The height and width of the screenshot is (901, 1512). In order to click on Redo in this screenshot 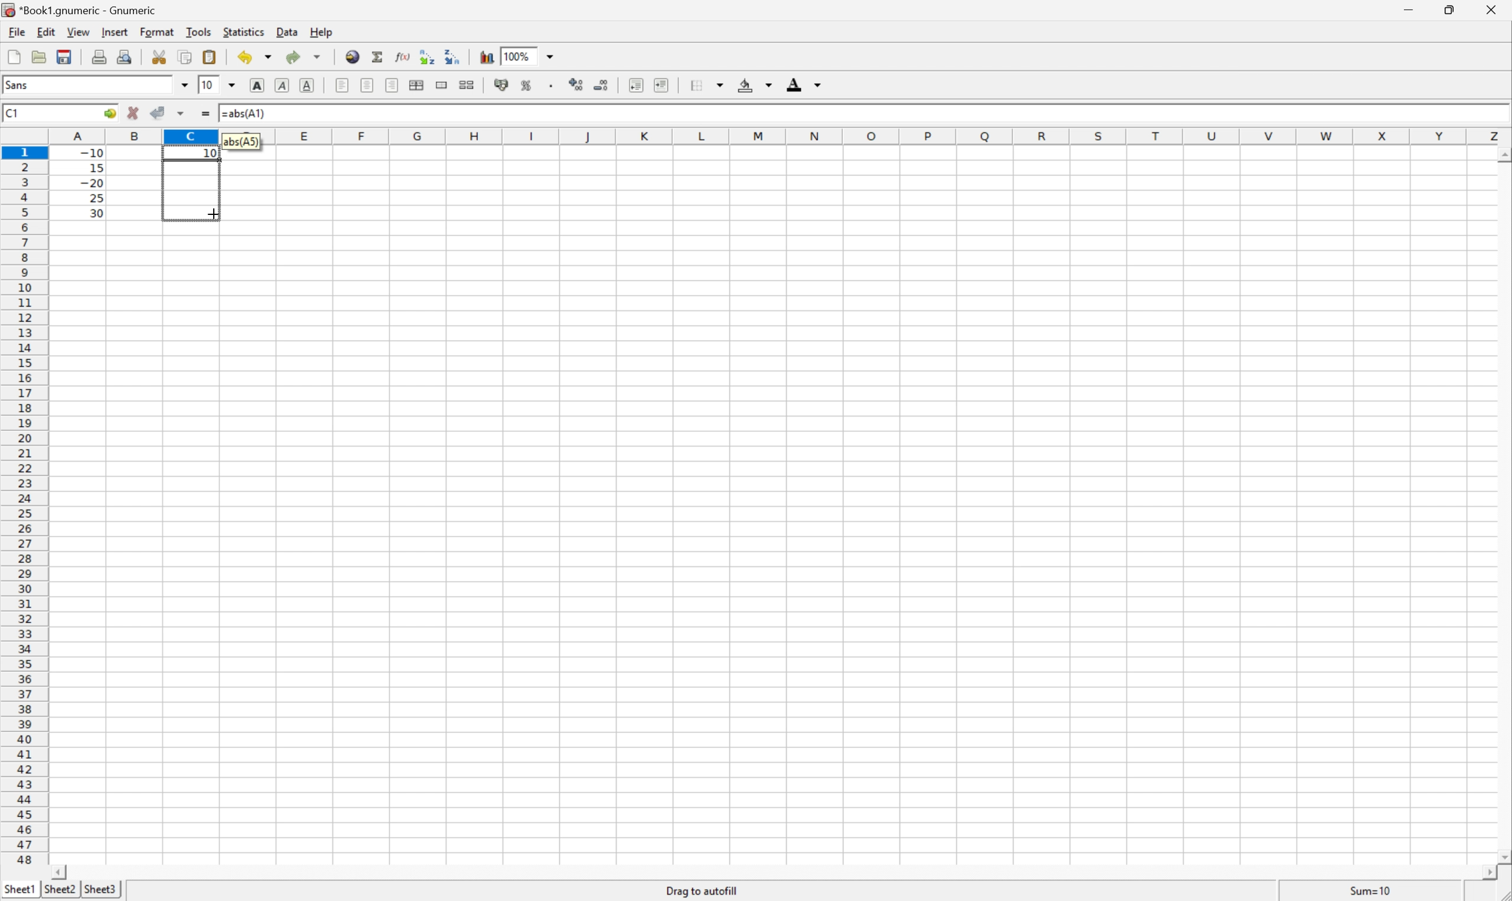, I will do `click(305, 58)`.